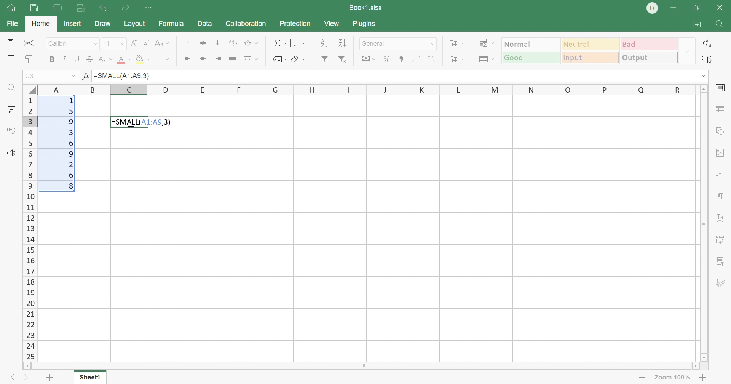 The height and width of the screenshot is (384, 731). What do you see at coordinates (75, 75) in the screenshot?
I see `Drop down` at bounding box center [75, 75].